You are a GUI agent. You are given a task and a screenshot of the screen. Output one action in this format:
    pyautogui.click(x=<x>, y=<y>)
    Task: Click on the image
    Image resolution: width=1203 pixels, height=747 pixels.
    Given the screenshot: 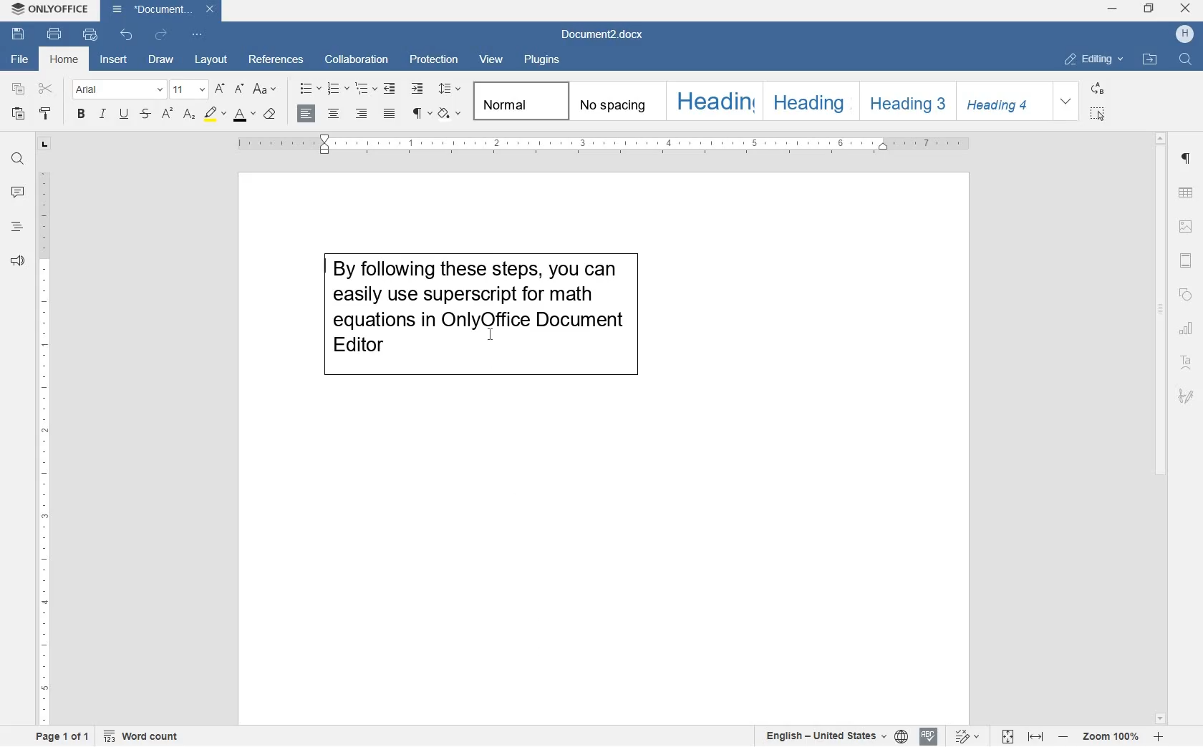 What is the action you would take?
    pyautogui.click(x=1187, y=228)
    